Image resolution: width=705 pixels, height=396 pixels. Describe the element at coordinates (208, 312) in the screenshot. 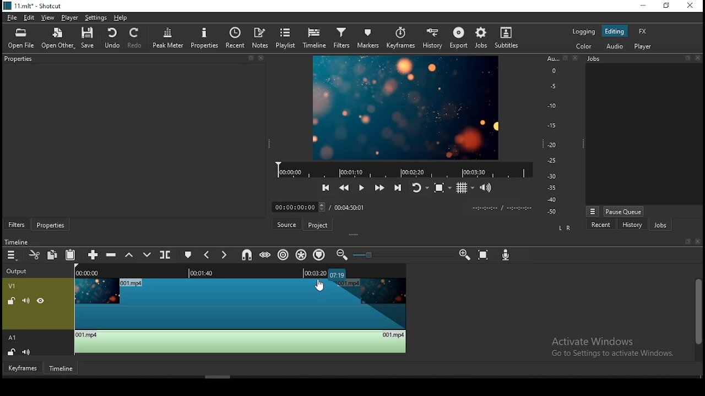

I see `video track` at that location.